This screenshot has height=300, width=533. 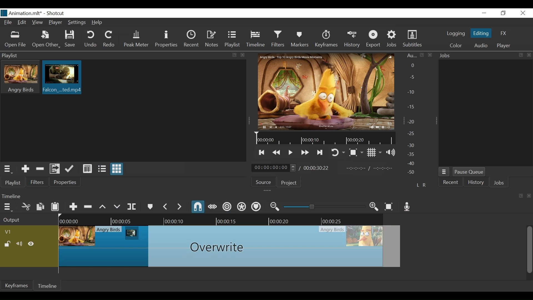 What do you see at coordinates (481, 33) in the screenshot?
I see `Editing` at bounding box center [481, 33].